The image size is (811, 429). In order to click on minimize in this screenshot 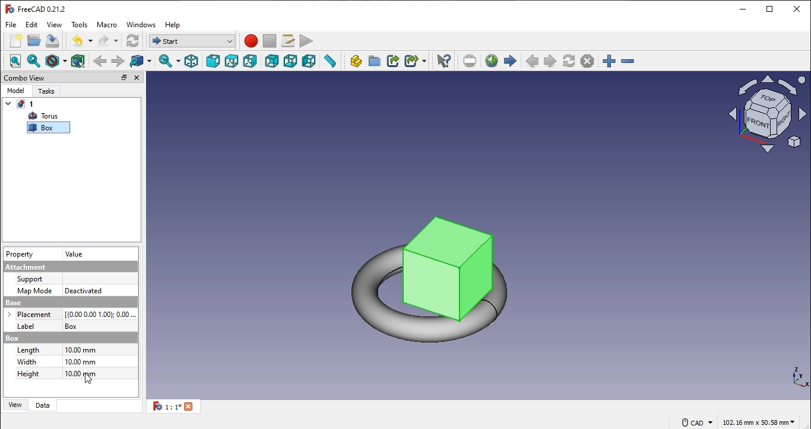, I will do `click(743, 8)`.